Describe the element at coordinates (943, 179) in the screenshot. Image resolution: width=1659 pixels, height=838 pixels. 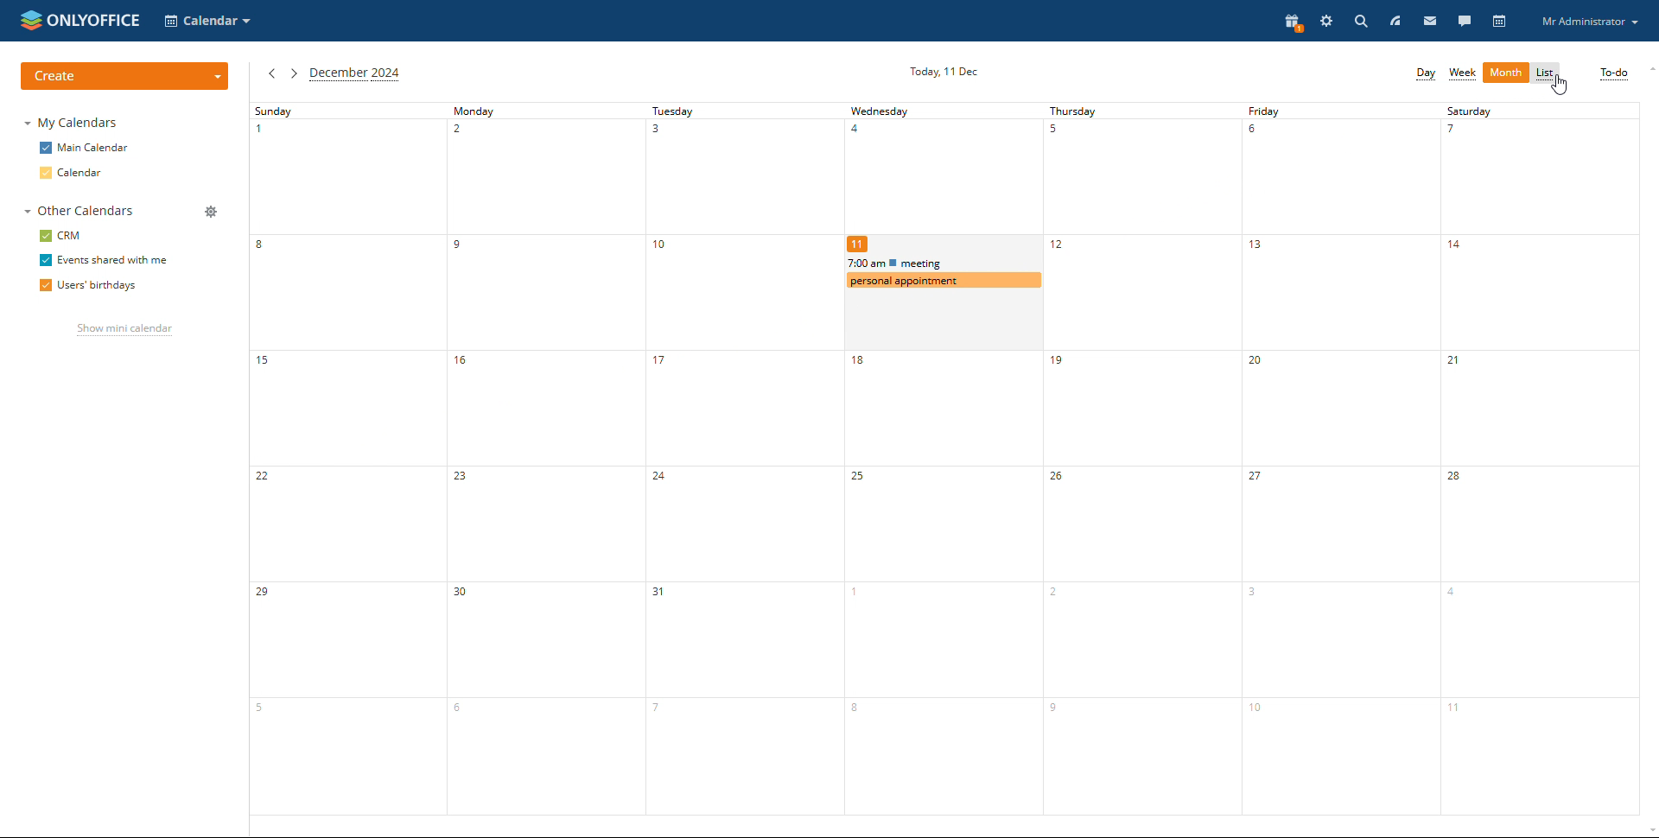
I see `calender` at that location.